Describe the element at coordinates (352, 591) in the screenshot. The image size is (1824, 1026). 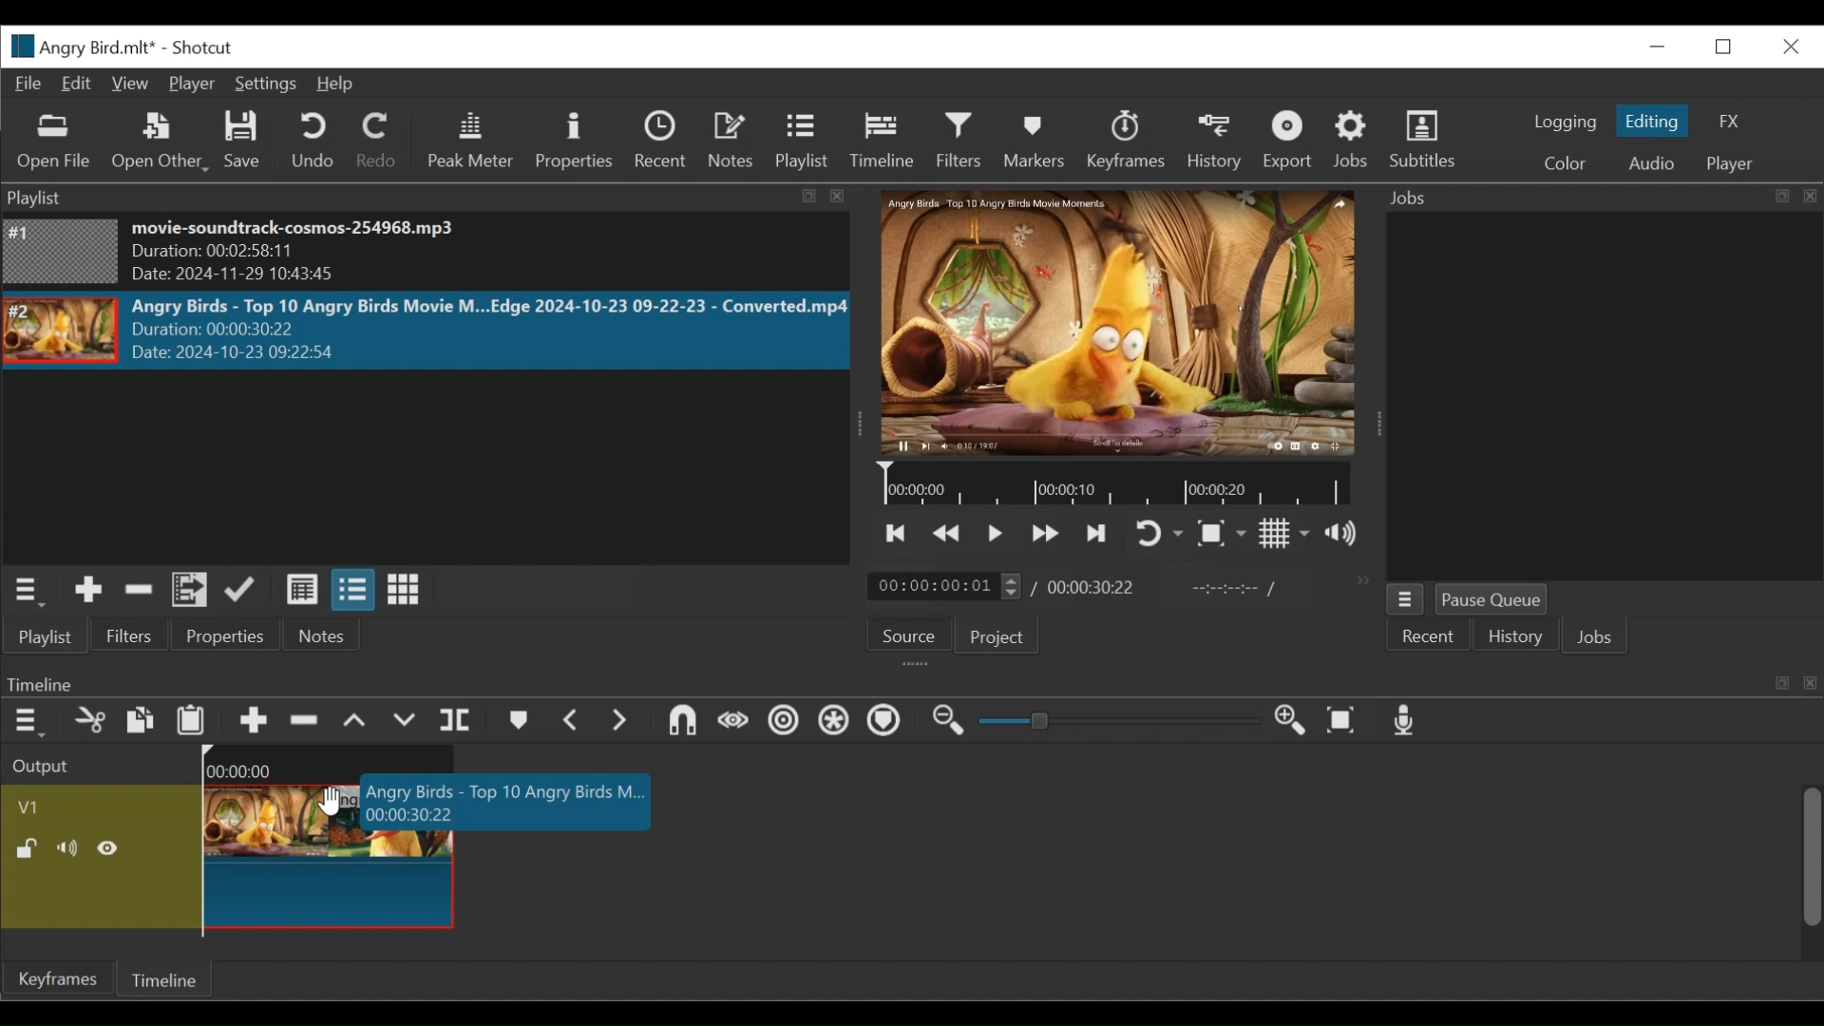
I see `View as files` at that location.